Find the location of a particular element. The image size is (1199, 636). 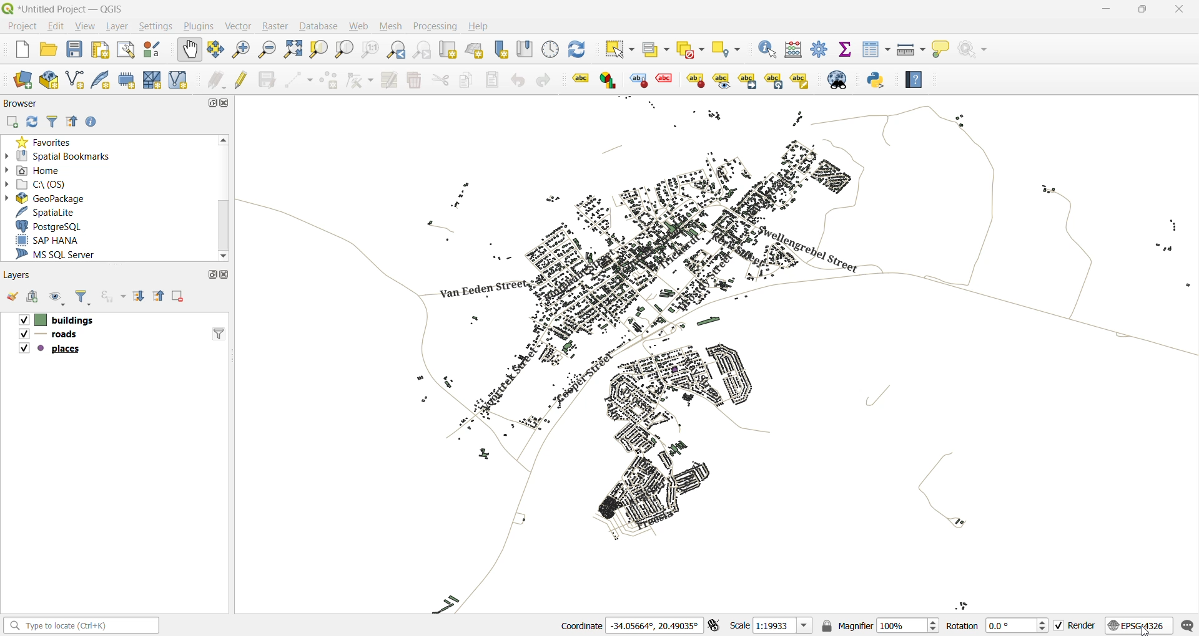

new geopackage is located at coordinates (49, 79).